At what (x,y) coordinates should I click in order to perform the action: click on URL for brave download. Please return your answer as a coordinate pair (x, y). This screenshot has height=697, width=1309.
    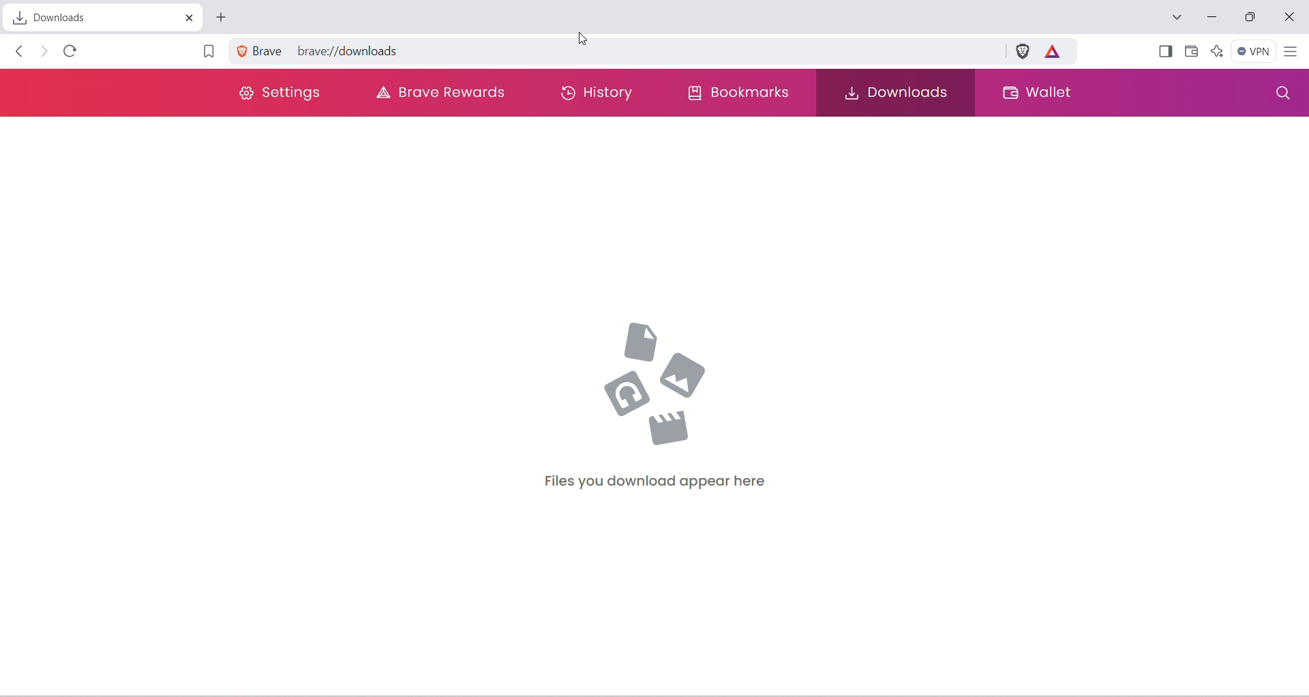
    Looking at the image, I should click on (650, 51).